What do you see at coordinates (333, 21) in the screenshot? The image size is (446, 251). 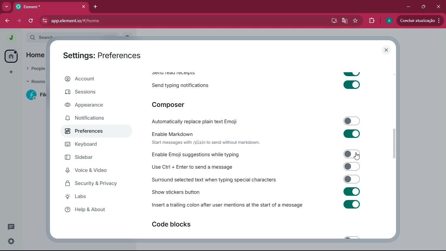 I see `desktop` at bounding box center [333, 21].